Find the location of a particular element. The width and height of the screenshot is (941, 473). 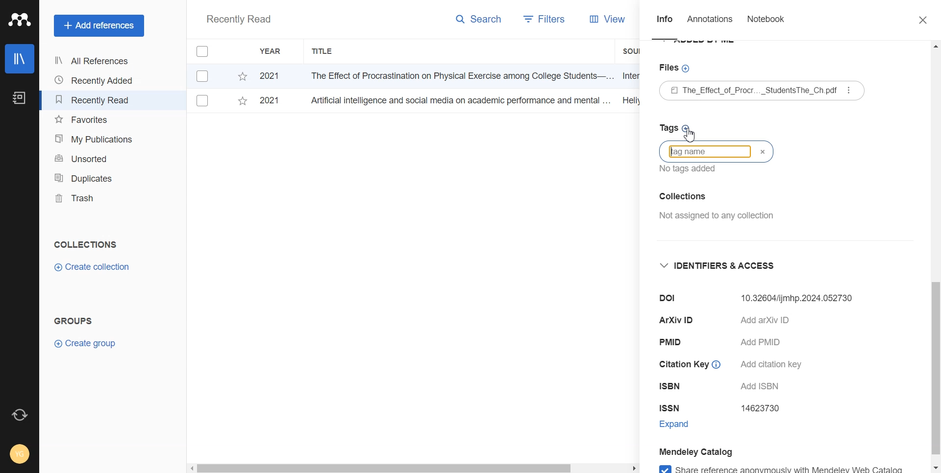

Account is located at coordinates (21, 453).